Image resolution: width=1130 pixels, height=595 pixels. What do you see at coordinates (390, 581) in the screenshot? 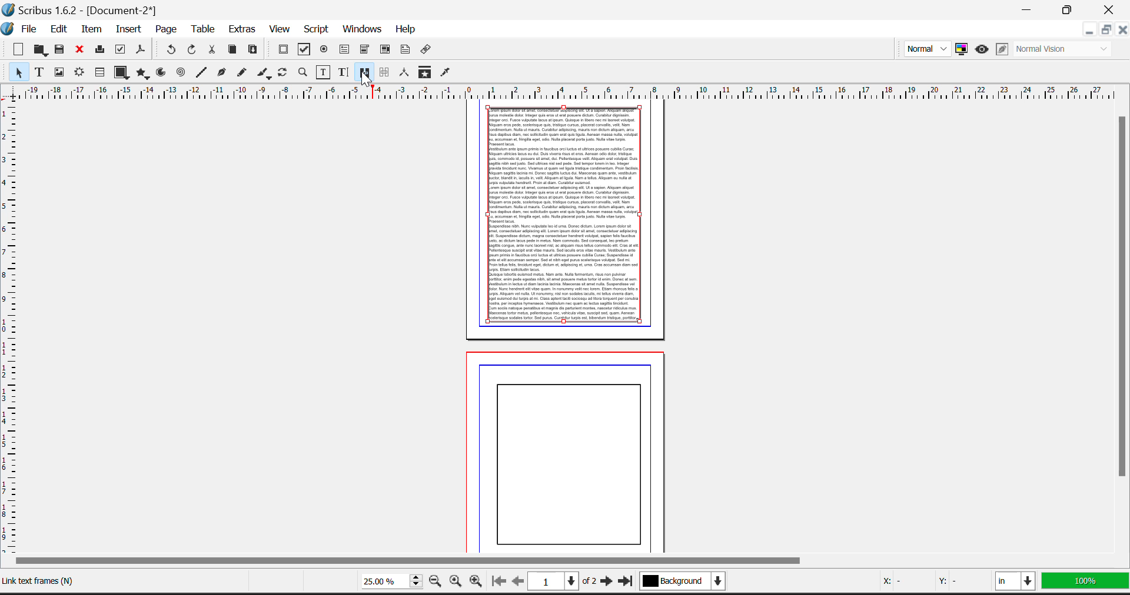
I see `250% [&` at bounding box center [390, 581].